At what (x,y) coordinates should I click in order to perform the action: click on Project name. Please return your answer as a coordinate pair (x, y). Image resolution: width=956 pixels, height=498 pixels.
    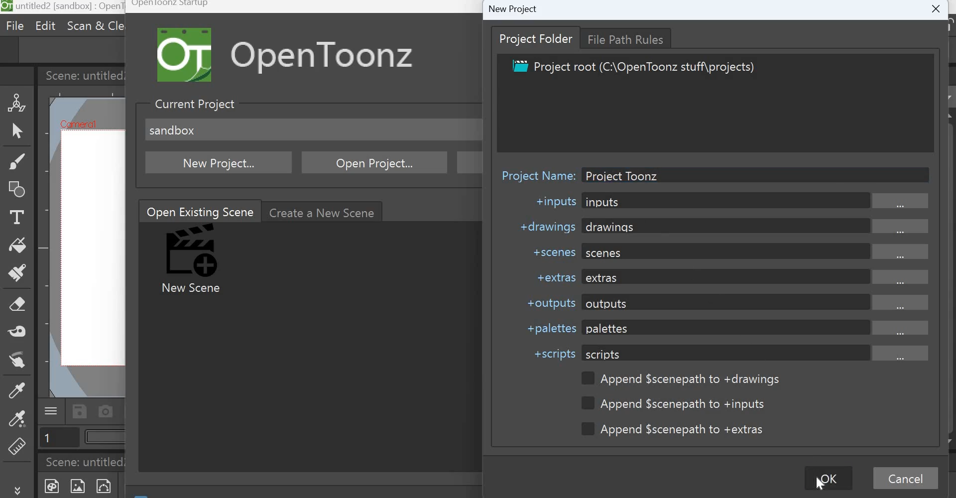
    Looking at the image, I should click on (536, 173).